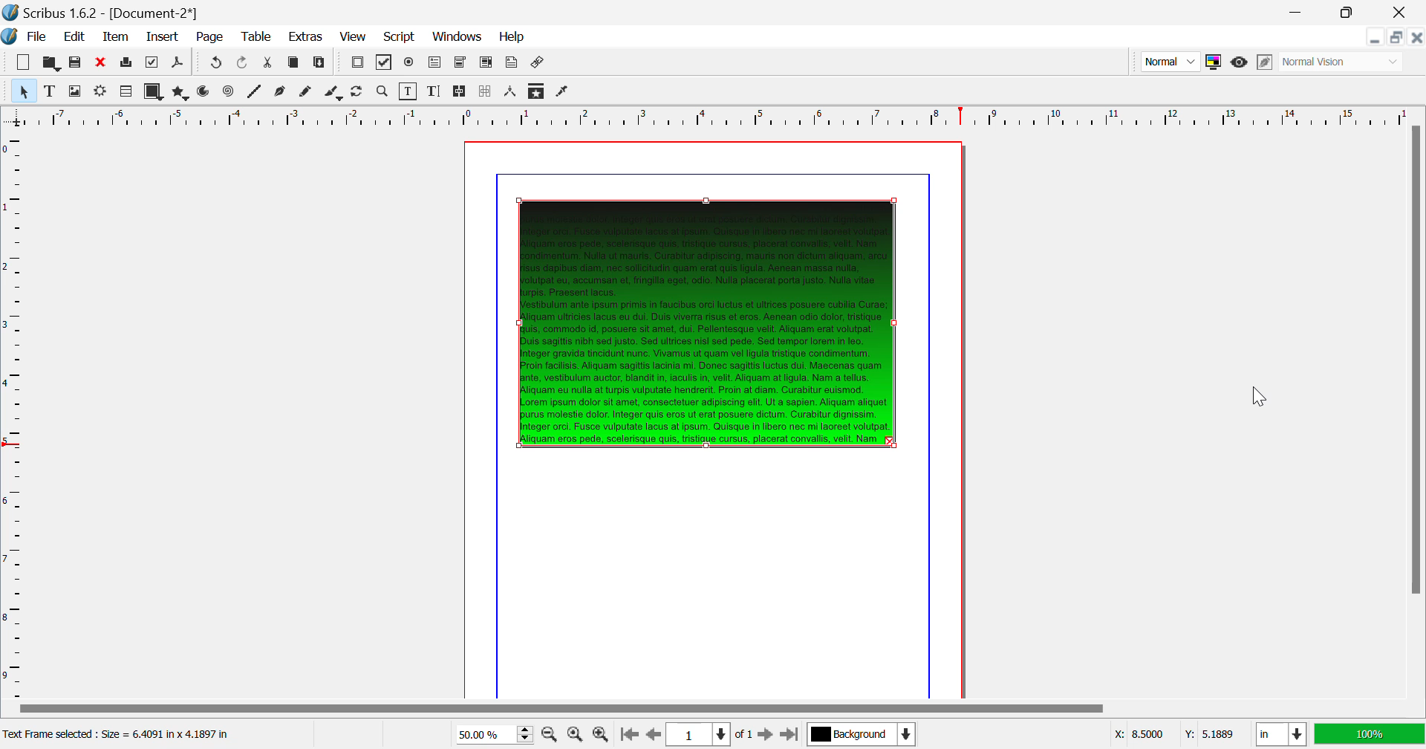 Image resolution: width=1426 pixels, height=749 pixels. I want to click on Open, so click(51, 62).